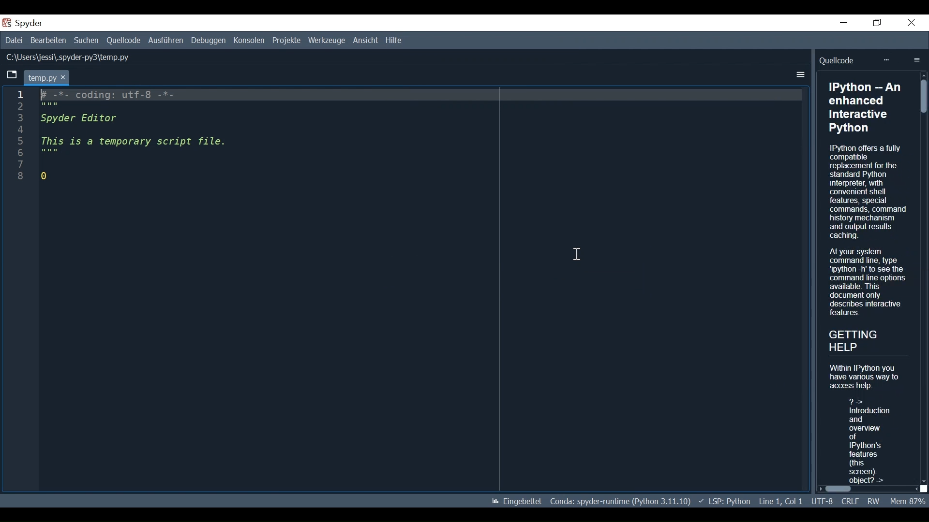 The image size is (929, 522). Describe the element at coordinates (250, 40) in the screenshot. I see `Consoles` at that location.